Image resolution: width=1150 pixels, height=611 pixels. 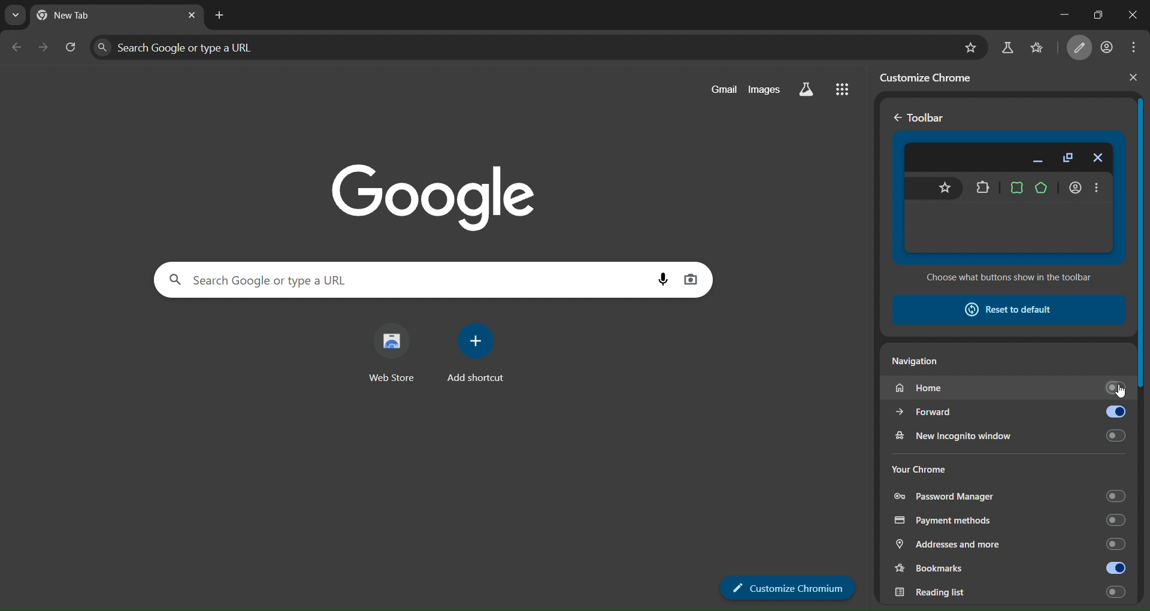 What do you see at coordinates (789, 588) in the screenshot?
I see `Customize Chrome` at bounding box center [789, 588].